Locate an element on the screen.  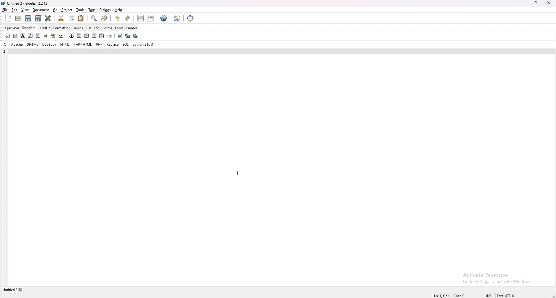
close current tab is located at coordinates (48, 18).